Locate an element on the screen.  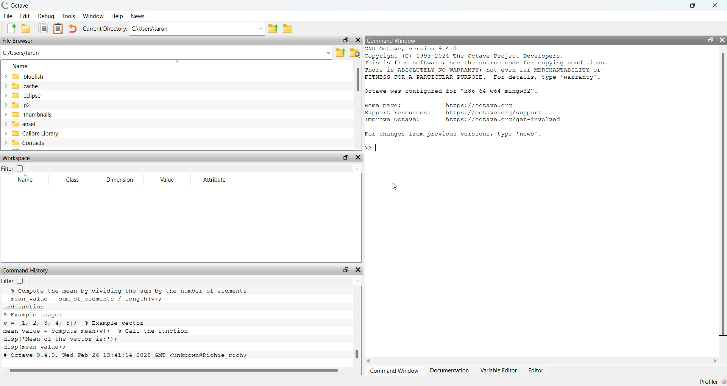
undo is located at coordinates (73, 29).